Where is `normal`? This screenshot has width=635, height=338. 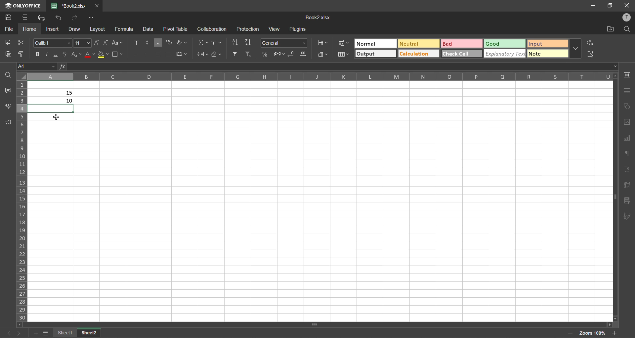
normal is located at coordinates (374, 44).